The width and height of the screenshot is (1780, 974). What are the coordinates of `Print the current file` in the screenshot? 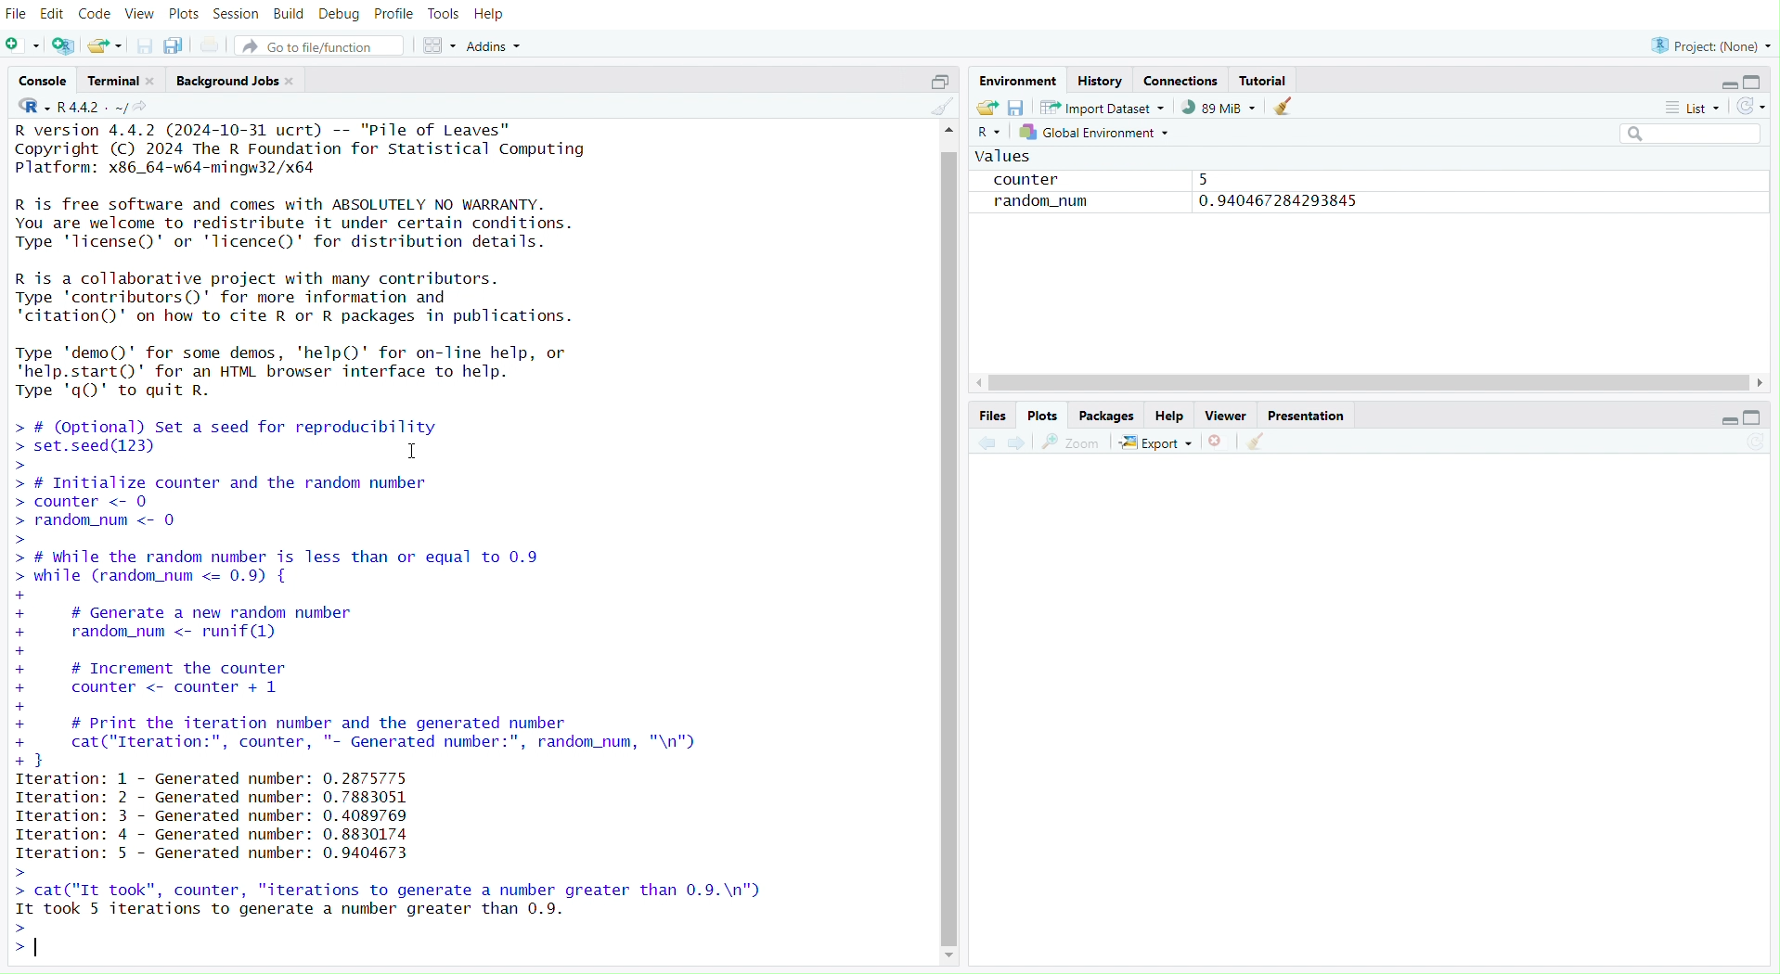 It's located at (208, 45).